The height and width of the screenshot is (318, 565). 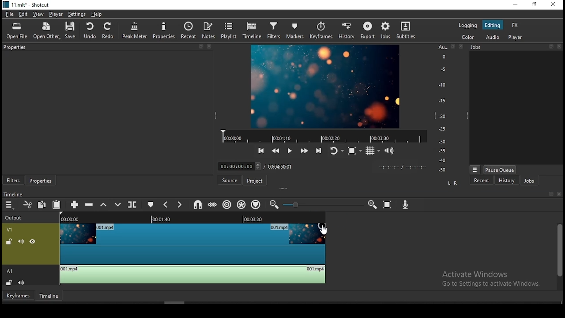 What do you see at coordinates (163, 220) in the screenshot?
I see `played time` at bounding box center [163, 220].